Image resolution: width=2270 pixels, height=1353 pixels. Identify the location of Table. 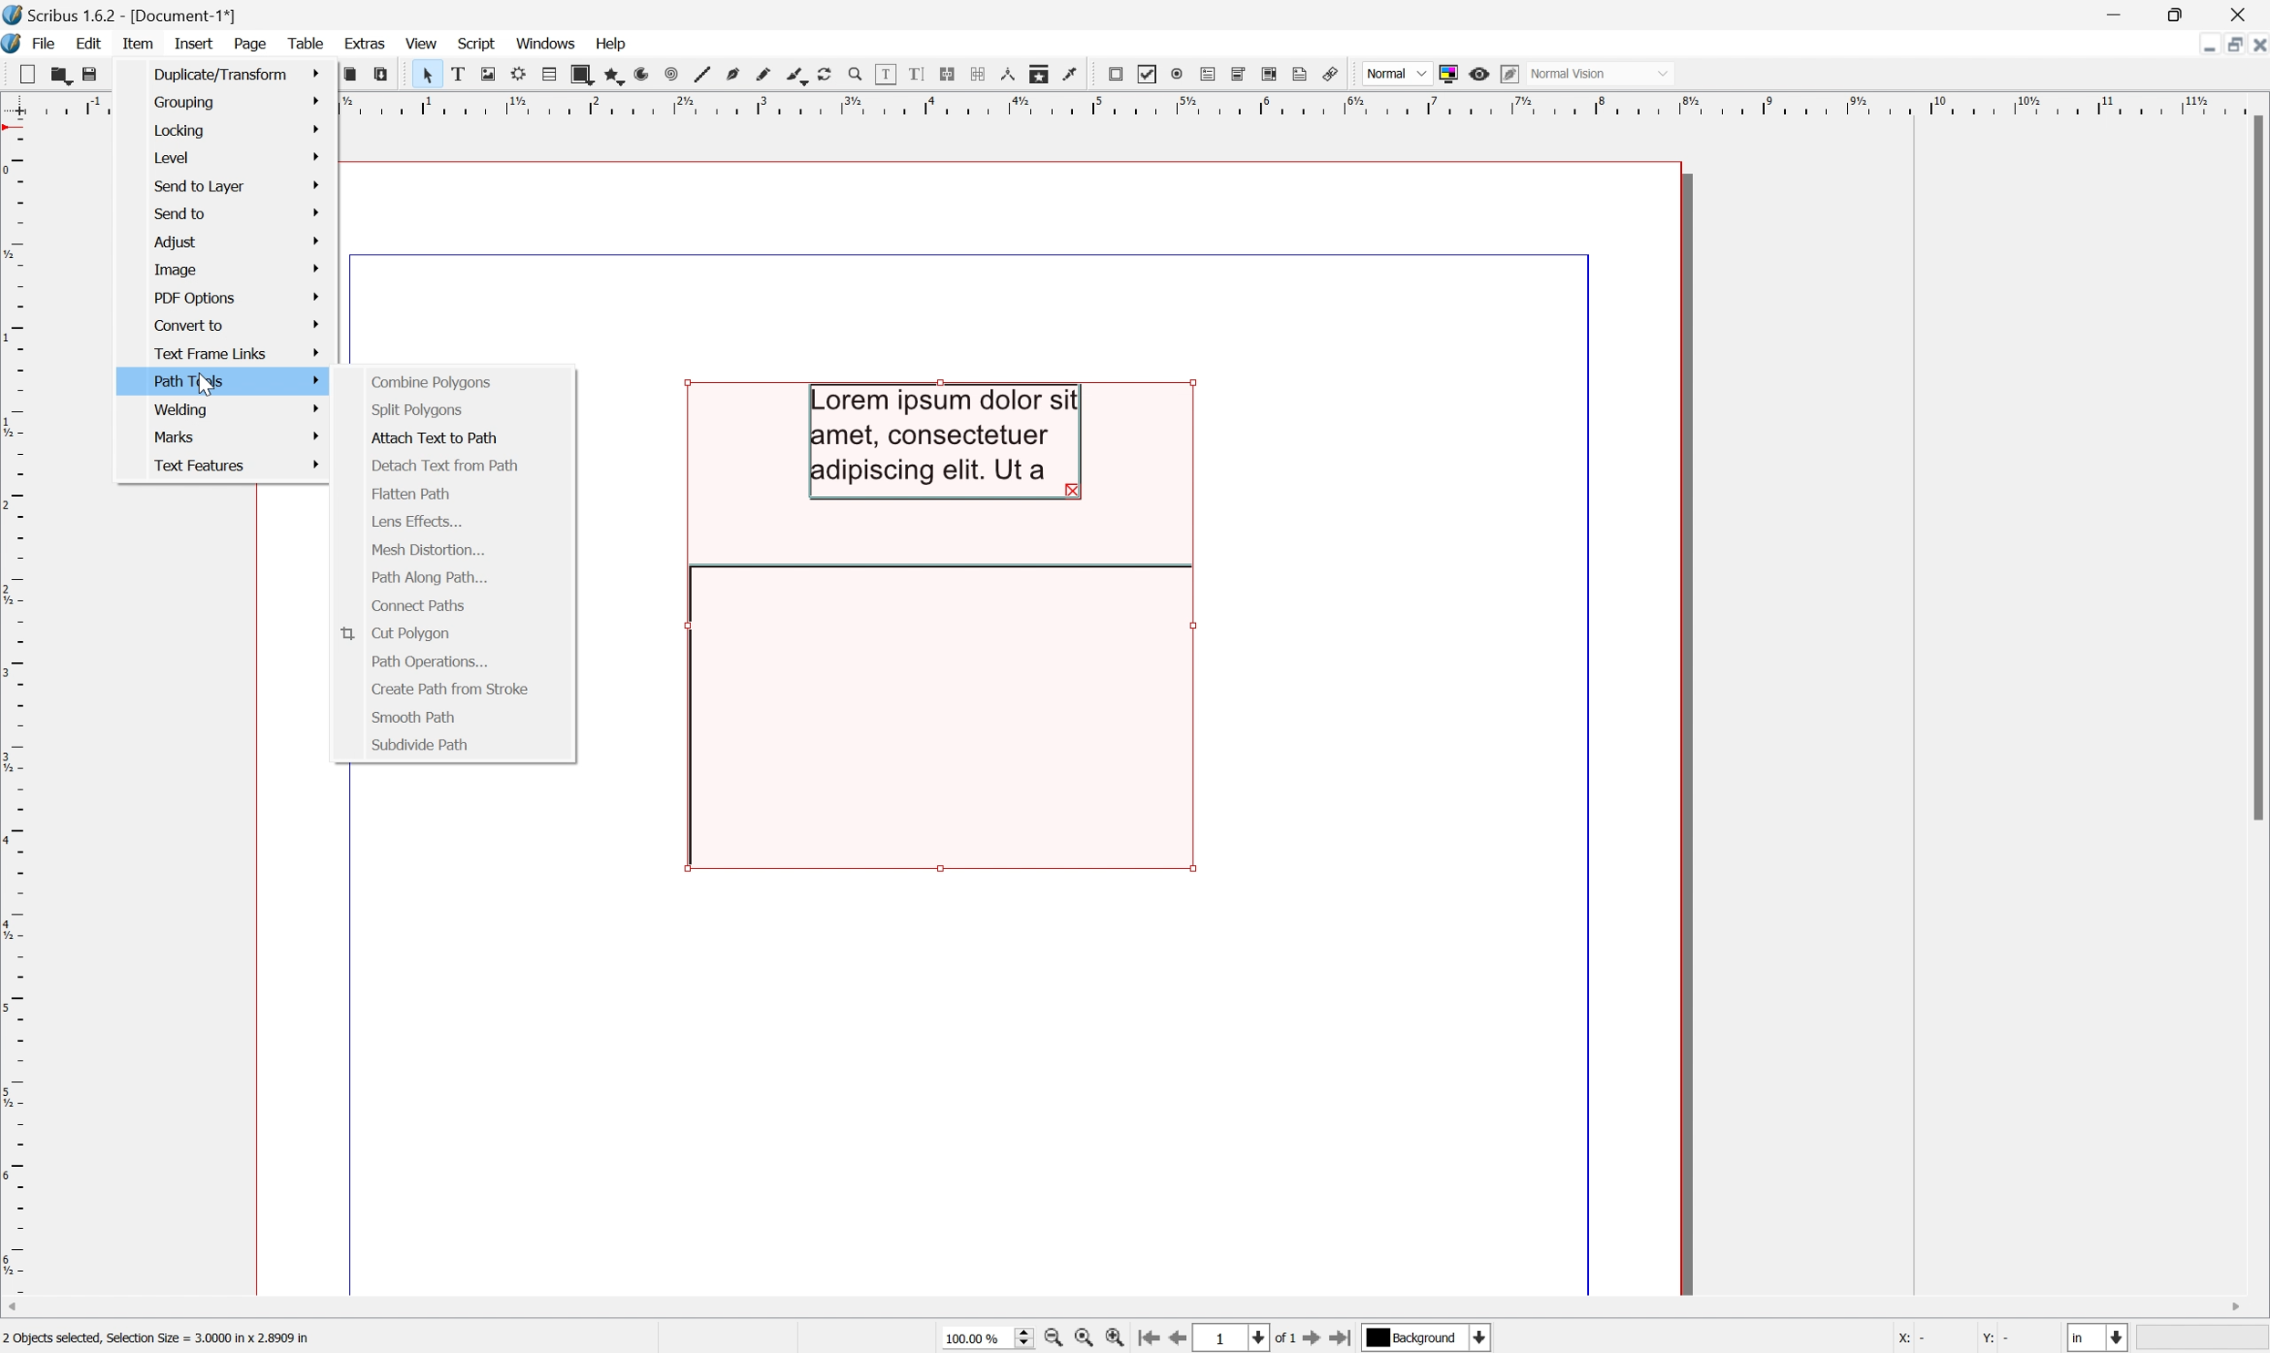
(308, 45).